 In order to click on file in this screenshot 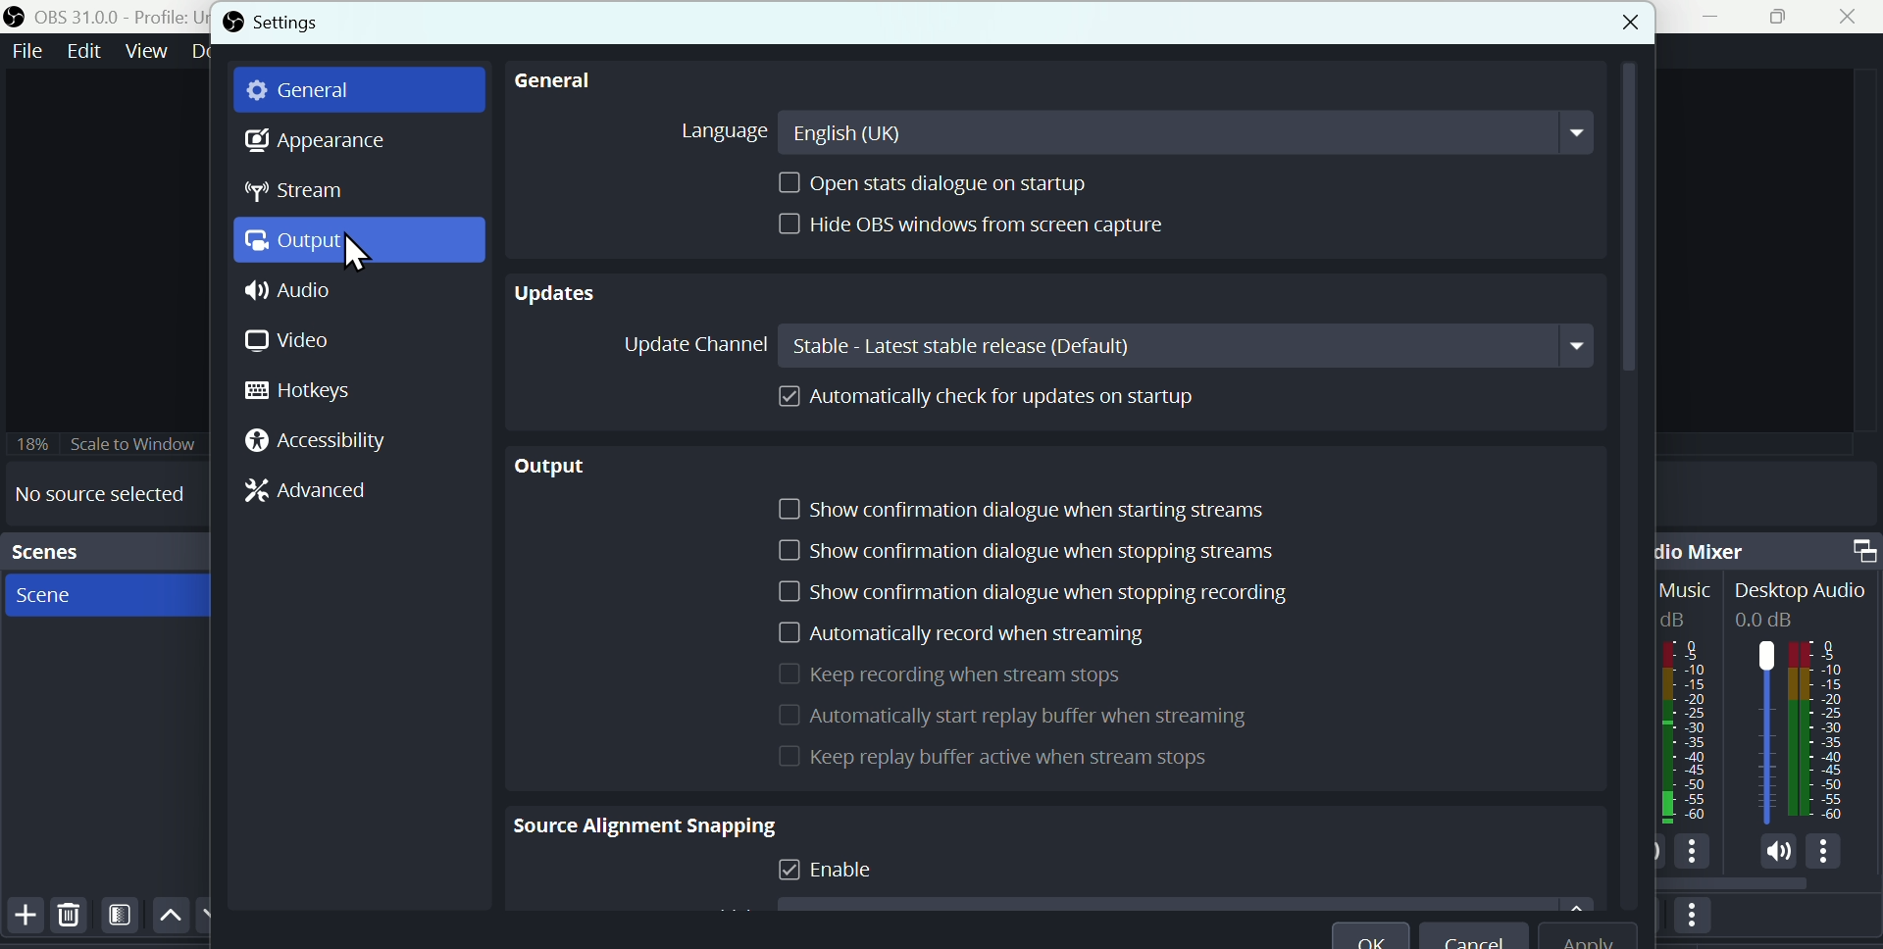, I will do `click(25, 57)`.